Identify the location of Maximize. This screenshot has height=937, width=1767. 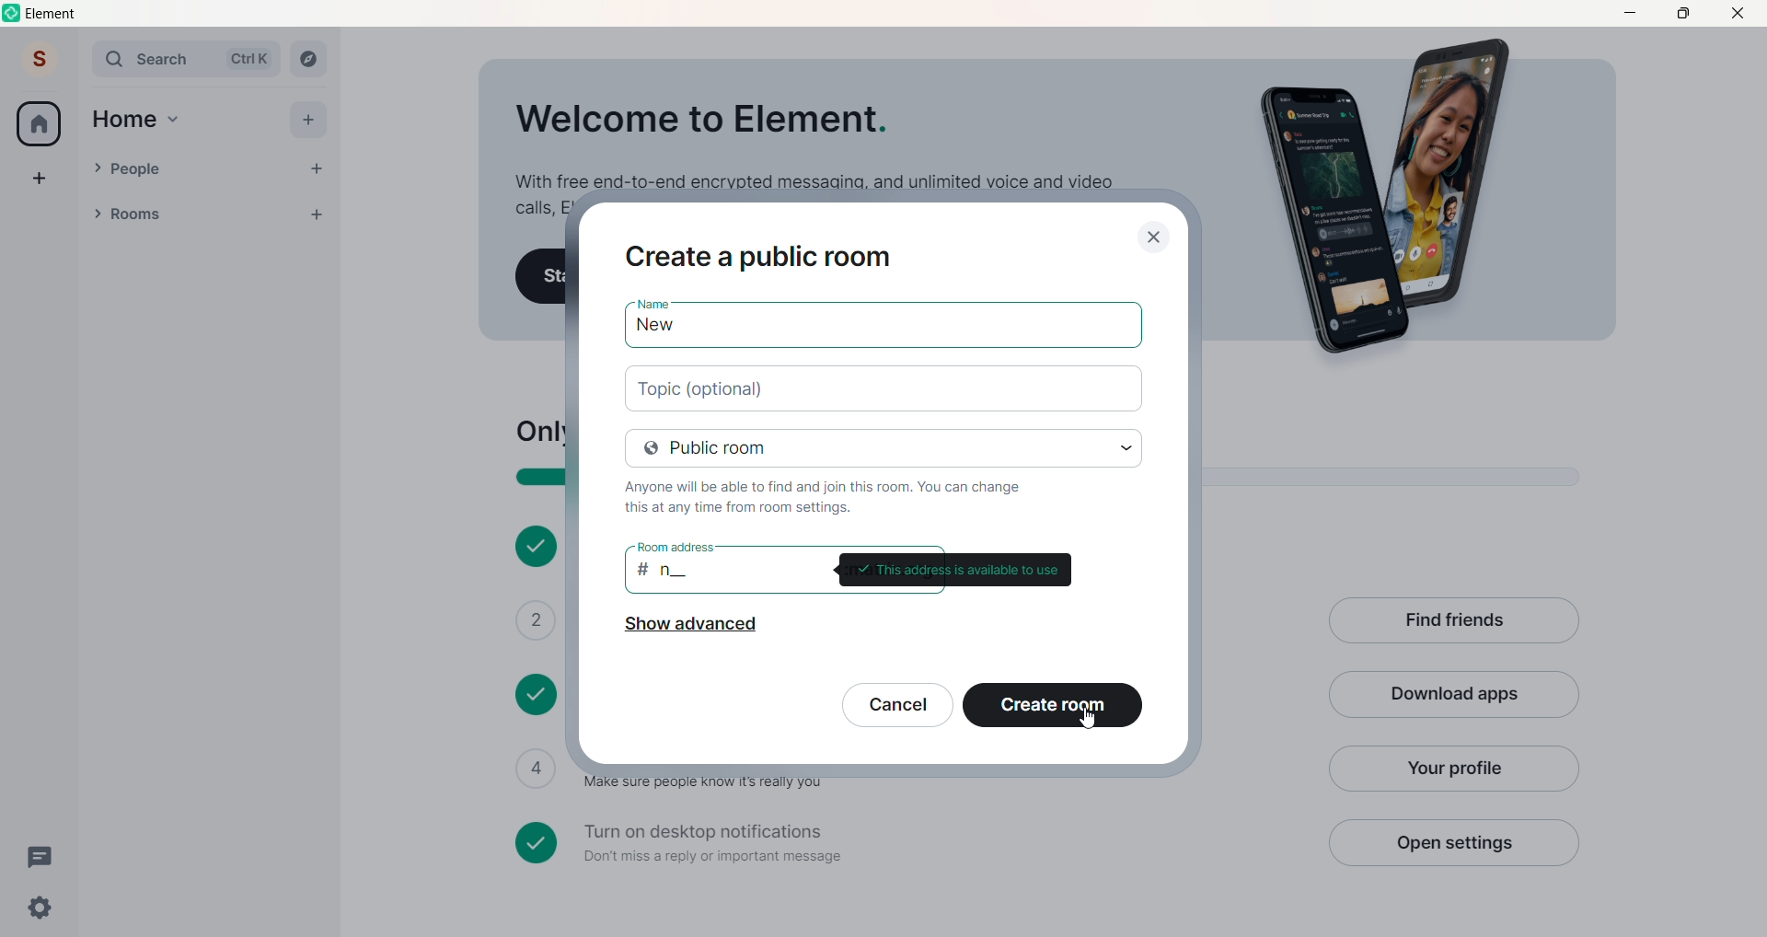
(1682, 12).